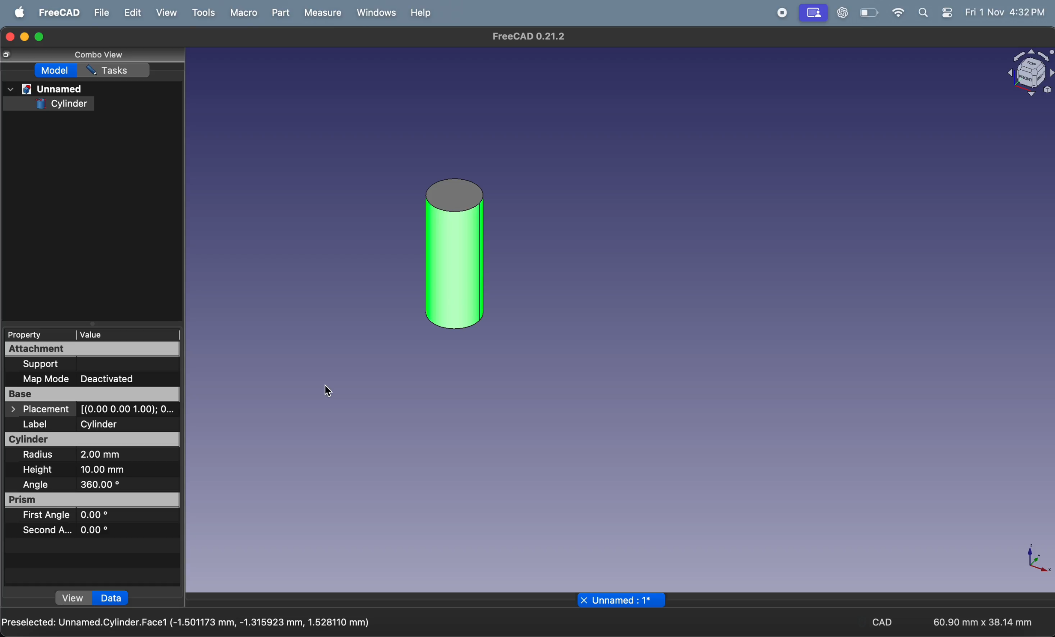  I want to click on CAD, so click(876, 621).